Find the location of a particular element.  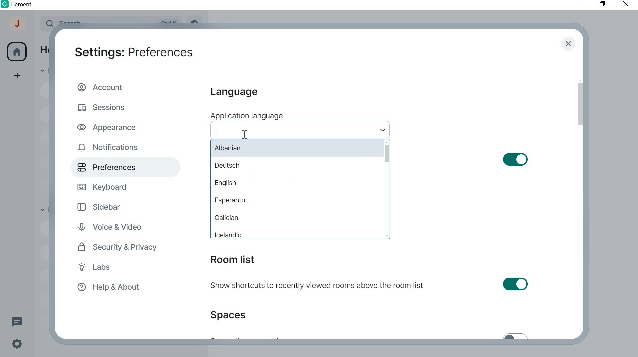

settings is located at coordinates (16, 345).